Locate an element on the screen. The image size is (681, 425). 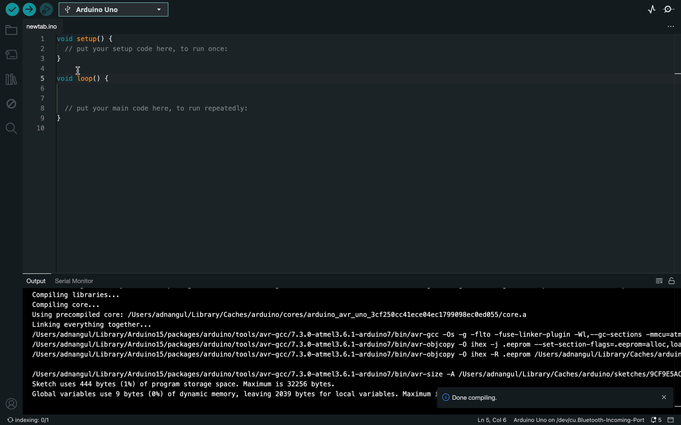
cursor is located at coordinates (80, 68).